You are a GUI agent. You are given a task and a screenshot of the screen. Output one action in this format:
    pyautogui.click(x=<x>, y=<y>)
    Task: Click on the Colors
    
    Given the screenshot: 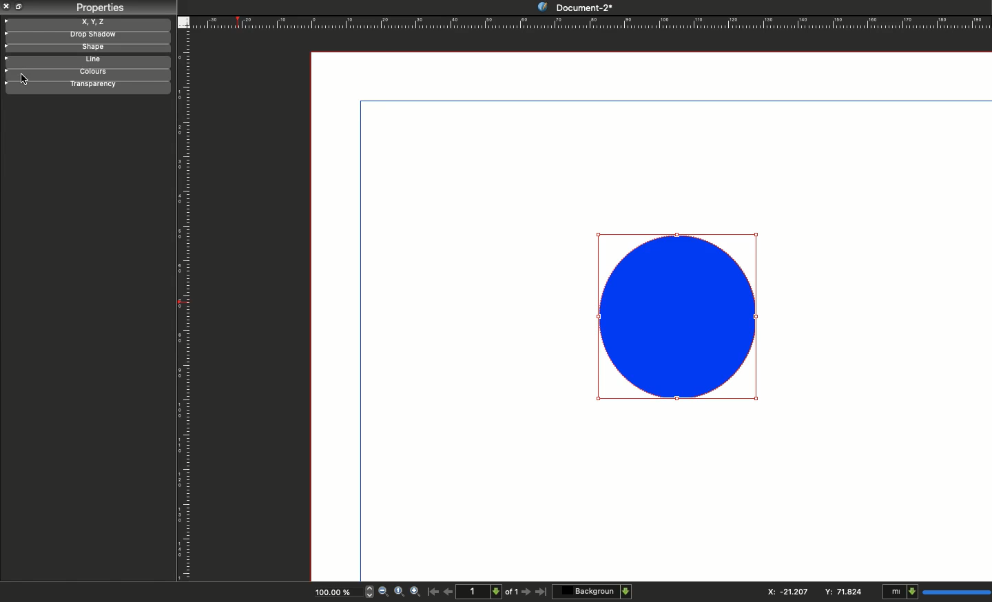 What is the action you would take?
    pyautogui.click(x=87, y=73)
    